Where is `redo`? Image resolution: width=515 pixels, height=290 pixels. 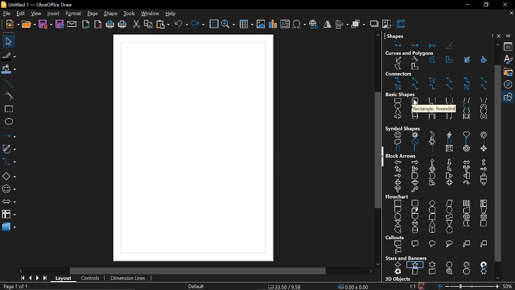
redo is located at coordinates (198, 25).